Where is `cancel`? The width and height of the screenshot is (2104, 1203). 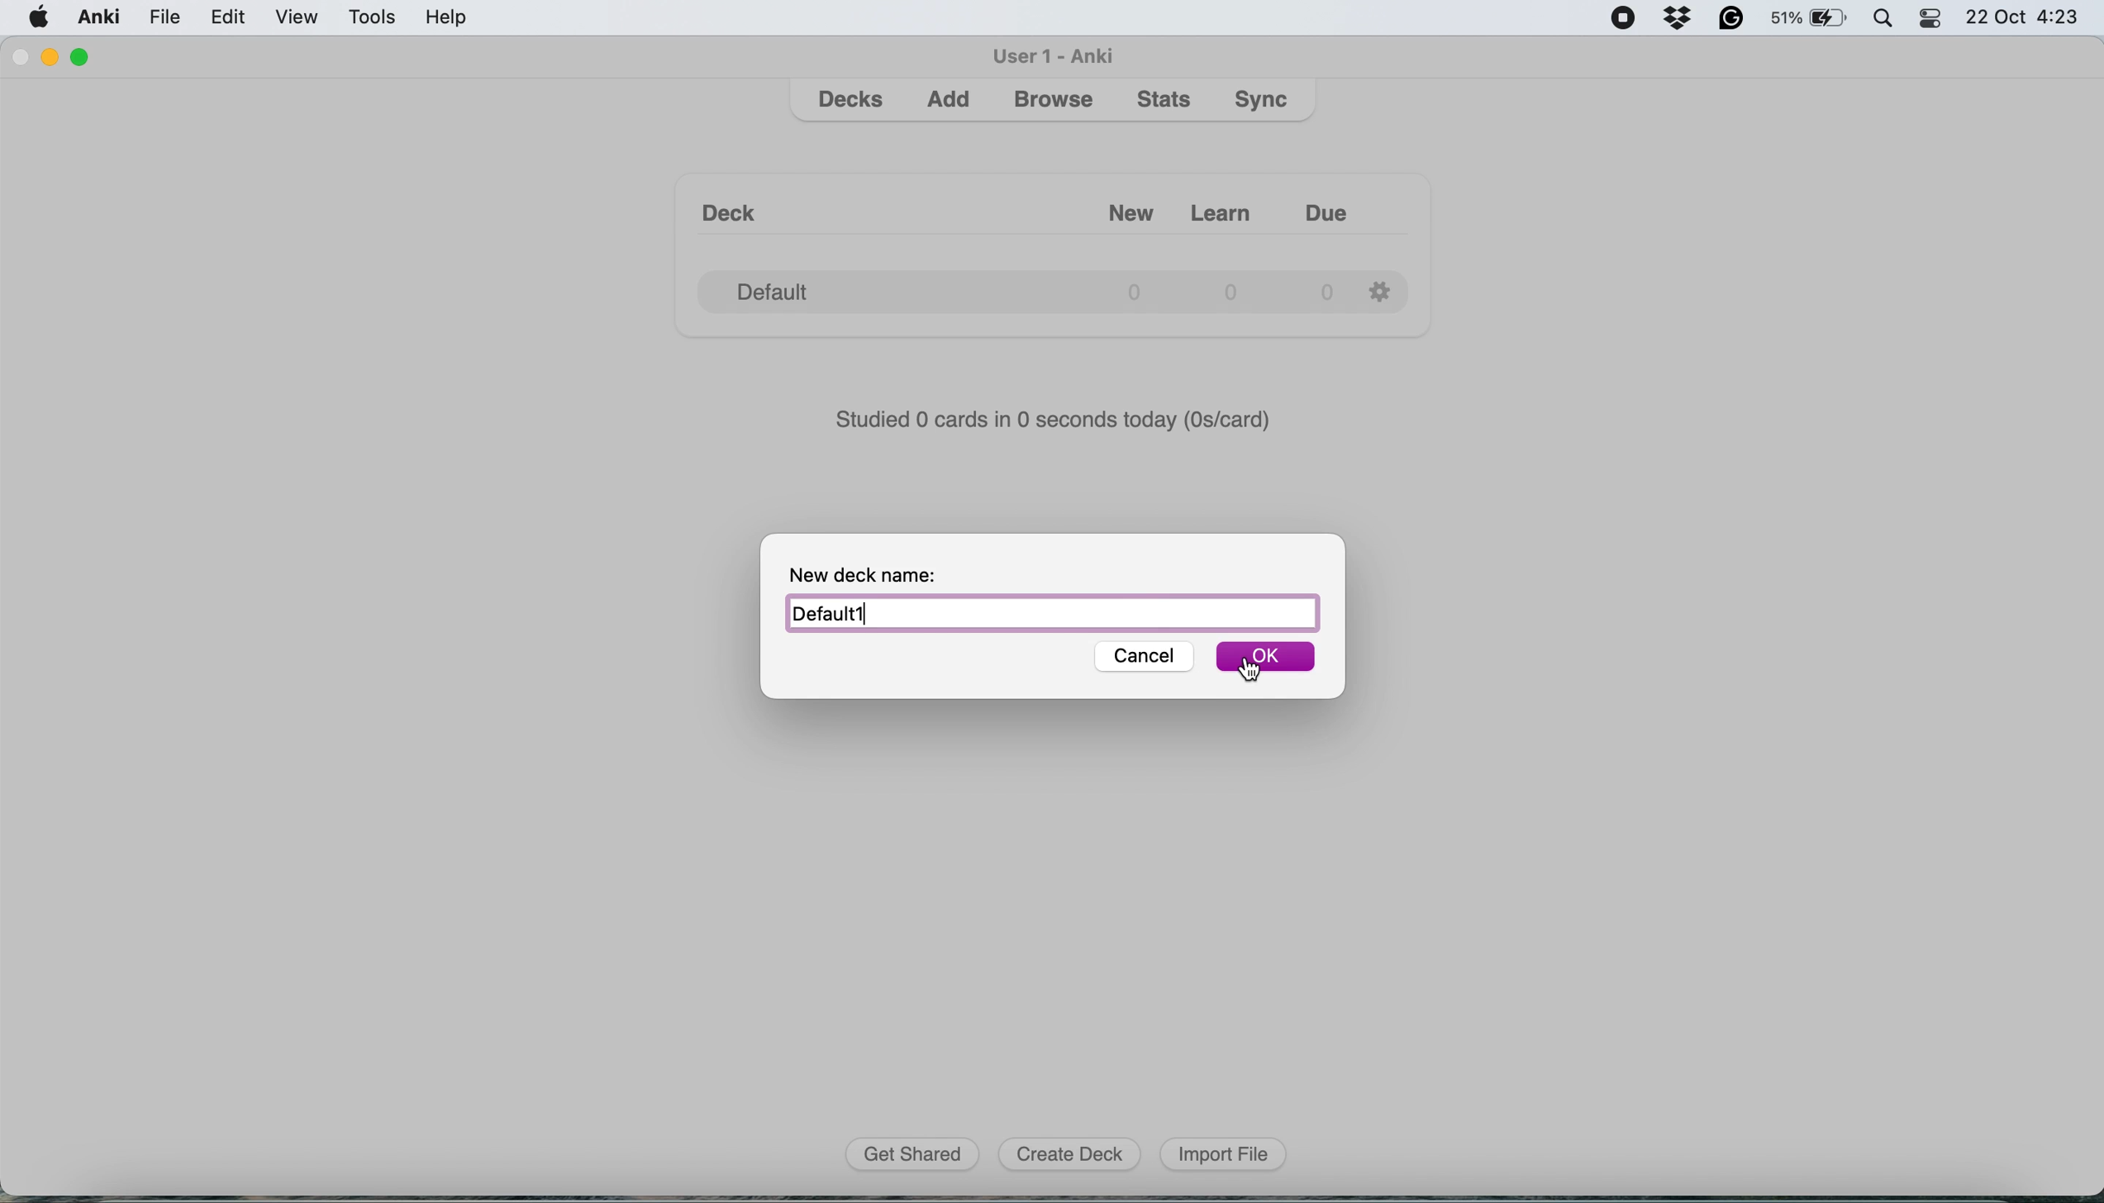 cancel is located at coordinates (1138, 657).